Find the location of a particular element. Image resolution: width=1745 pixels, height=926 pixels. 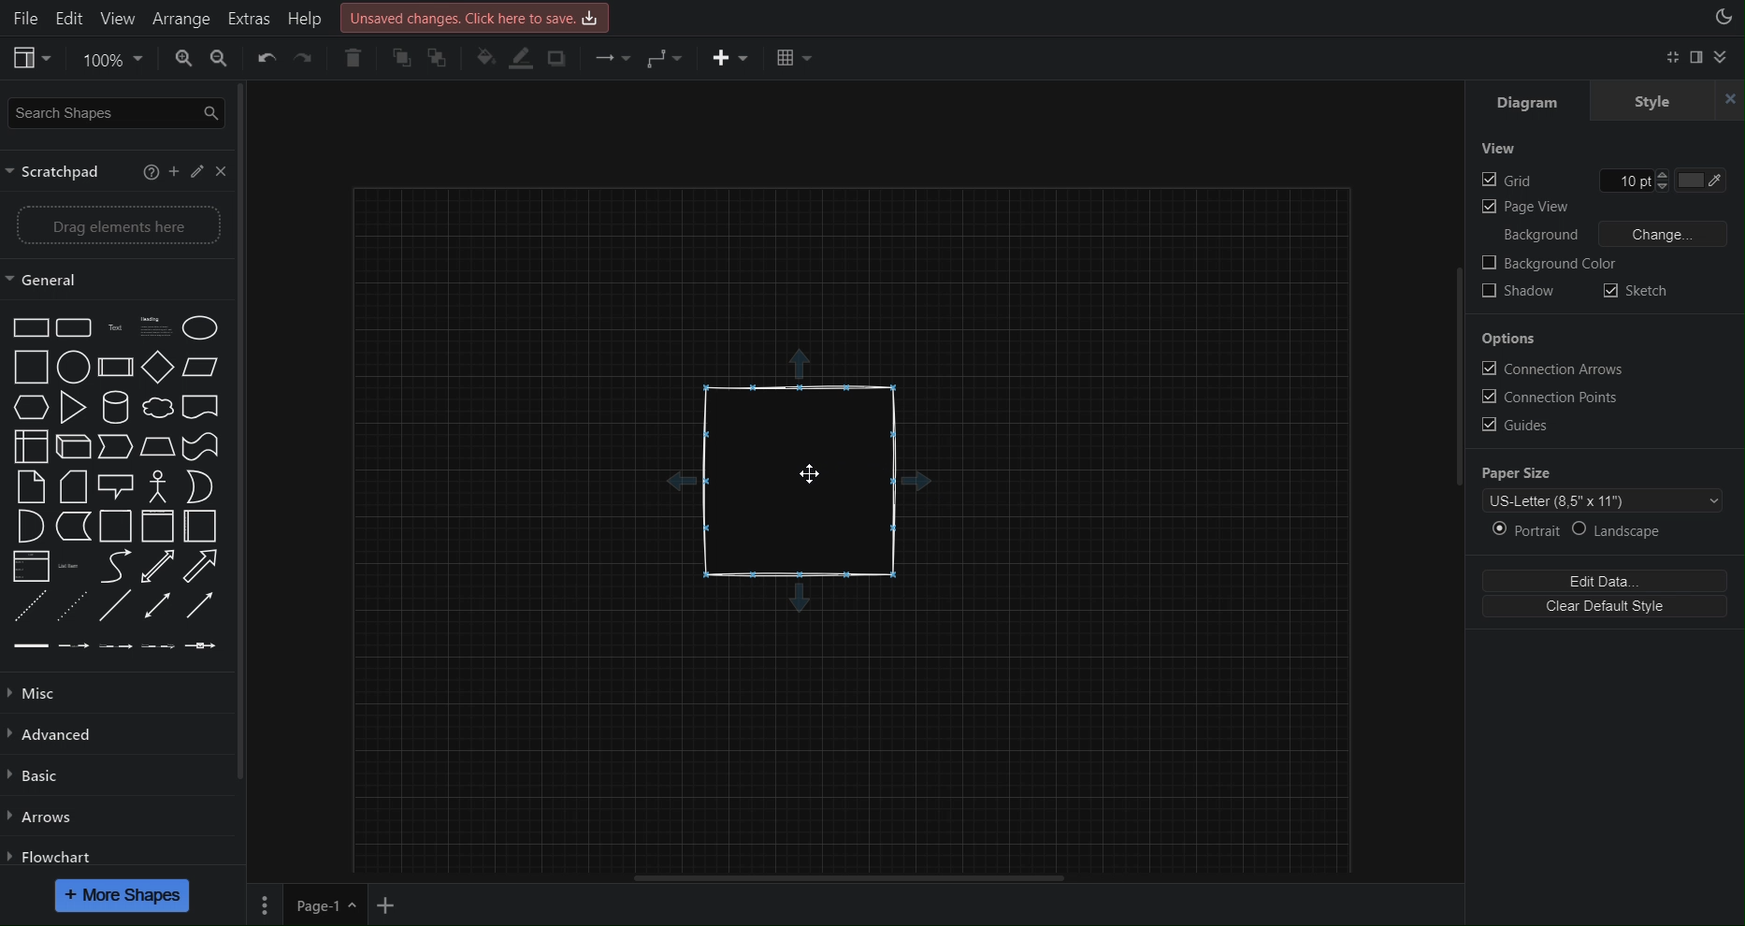

Clear Default Style is located at coordinates (1613, 608).